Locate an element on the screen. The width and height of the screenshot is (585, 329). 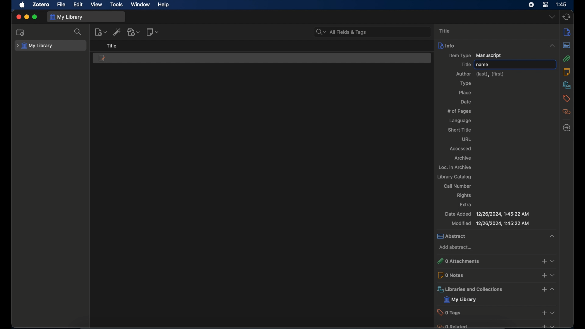
place is located at coordinates (465, 92).